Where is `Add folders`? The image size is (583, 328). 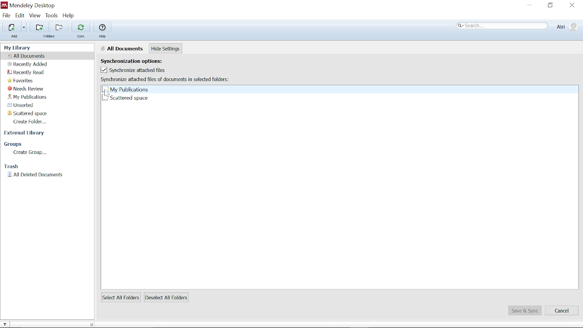
Add folders is located at coordinates (57, 27).